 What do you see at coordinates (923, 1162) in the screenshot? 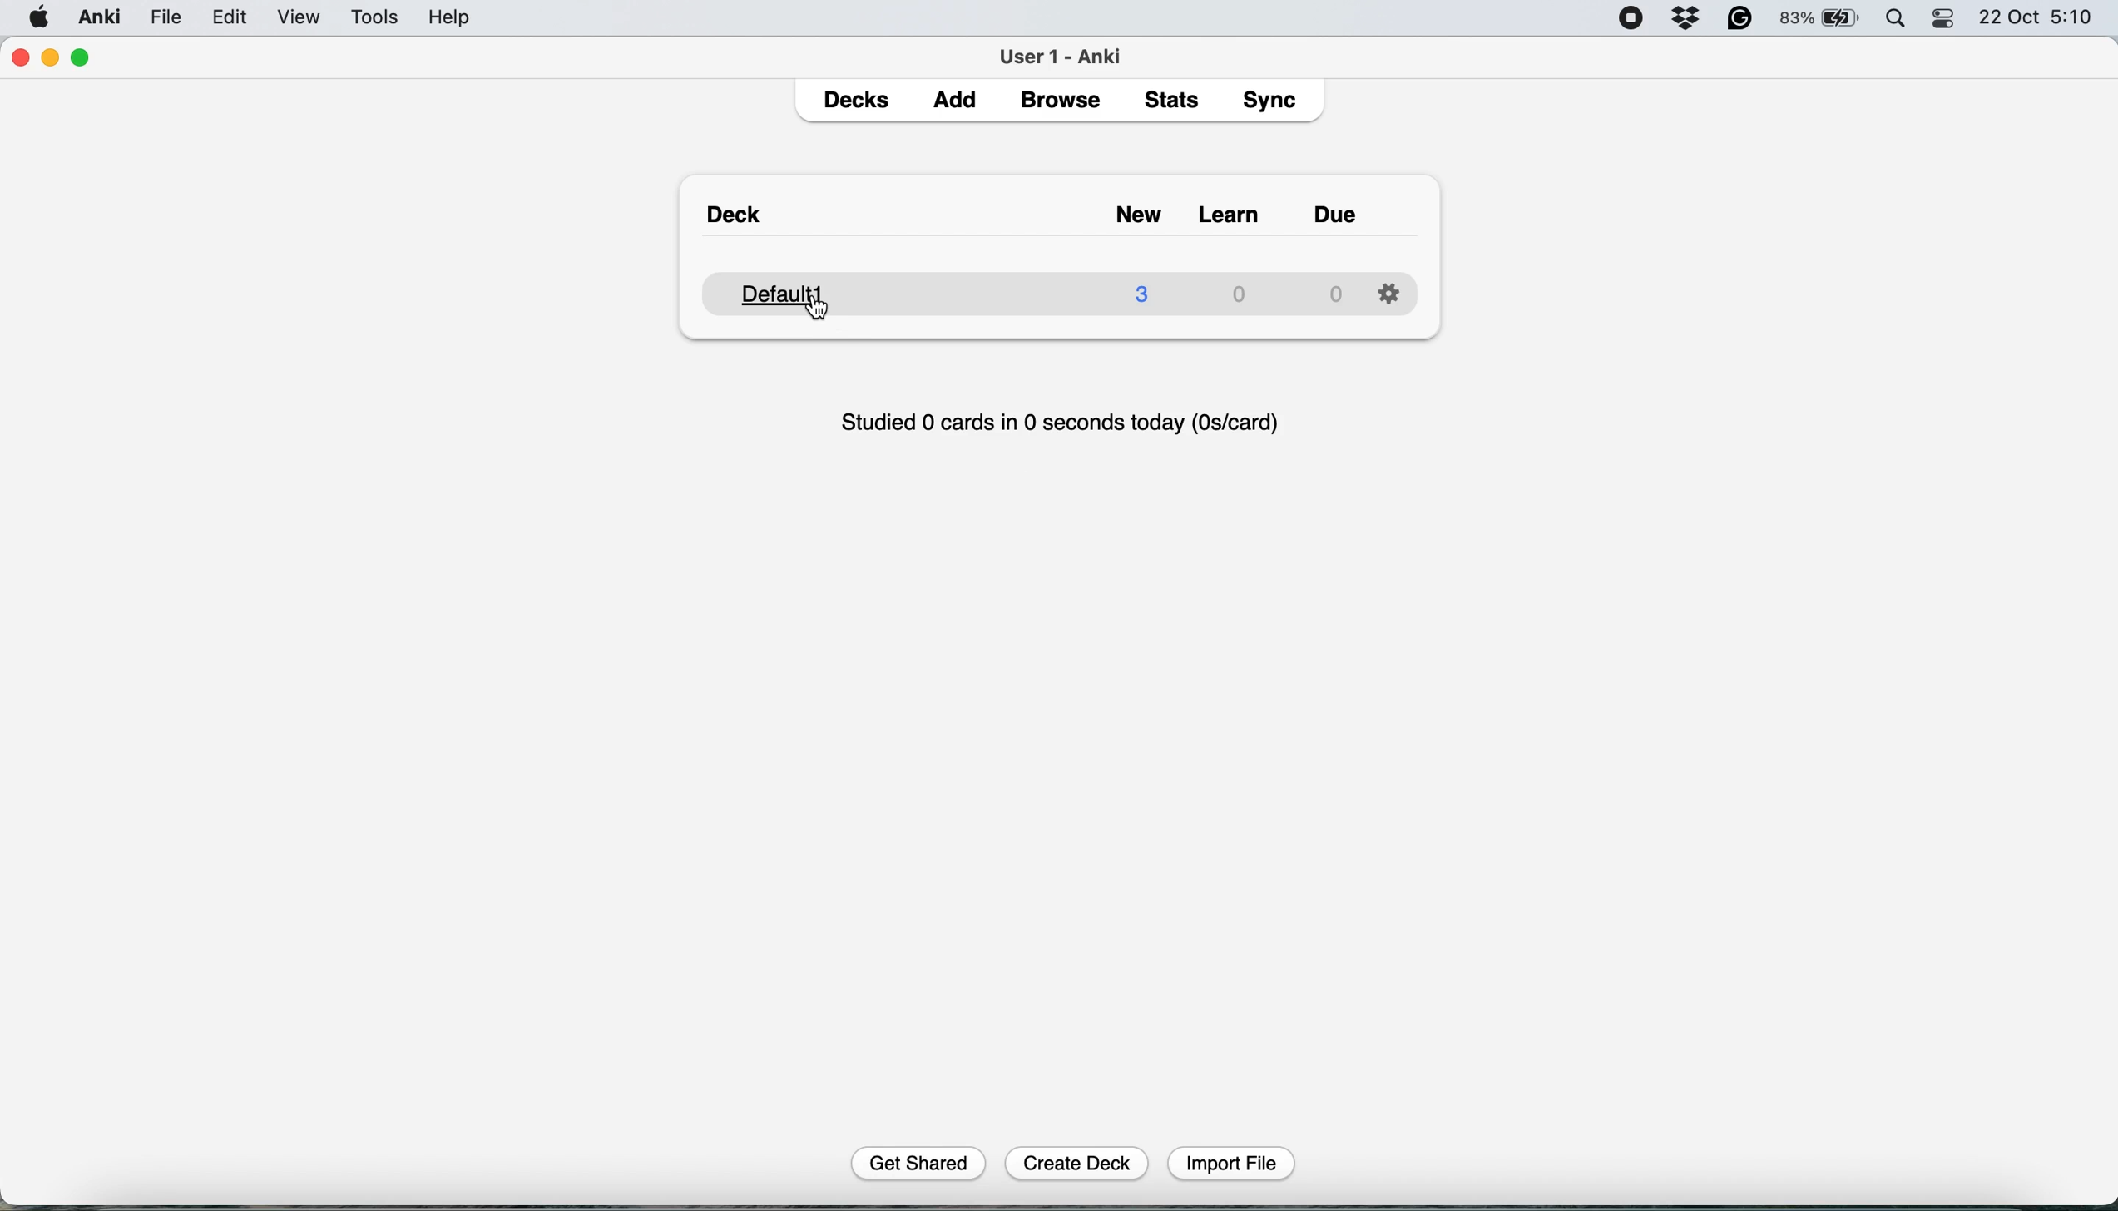
I see `get shared` at bounding box center [923, 1162].